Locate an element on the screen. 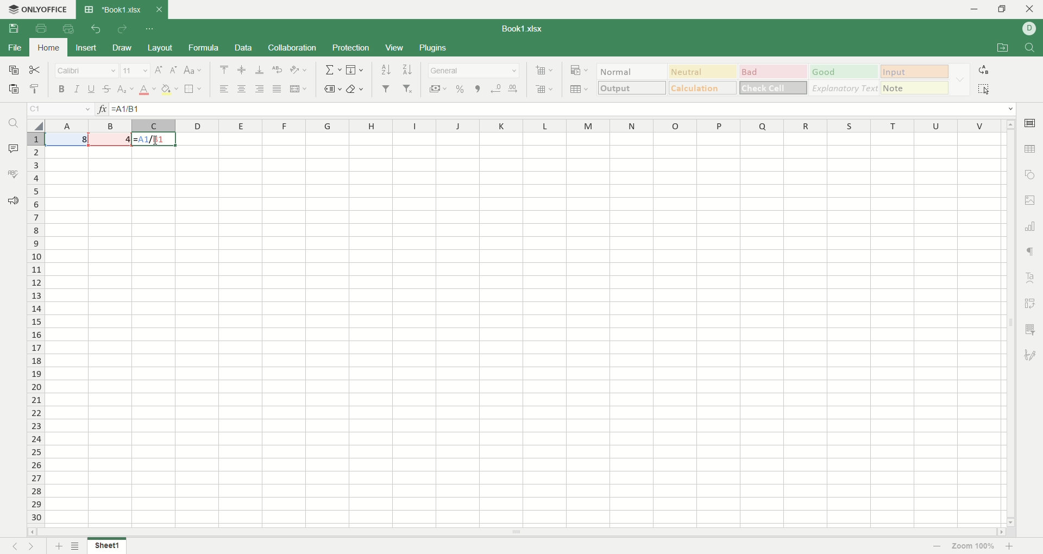 This screenshot has height=554, width=1043. justified is located at coordinates (278, 89).